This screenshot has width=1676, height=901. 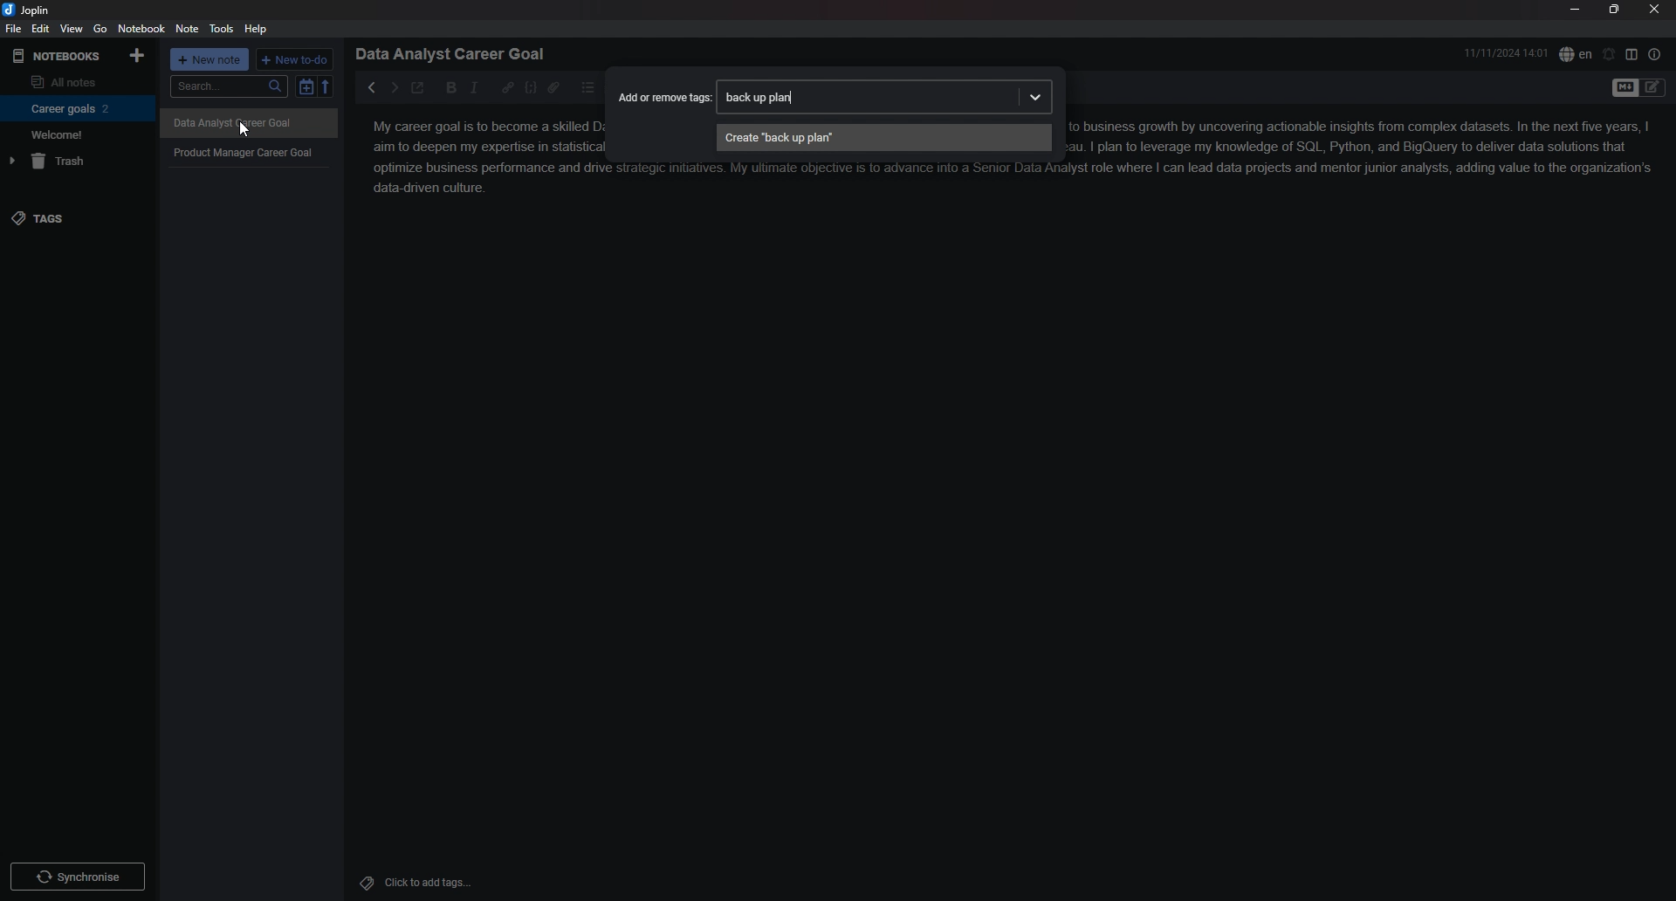 I want to click on all notes, so click(x=74, y=80).